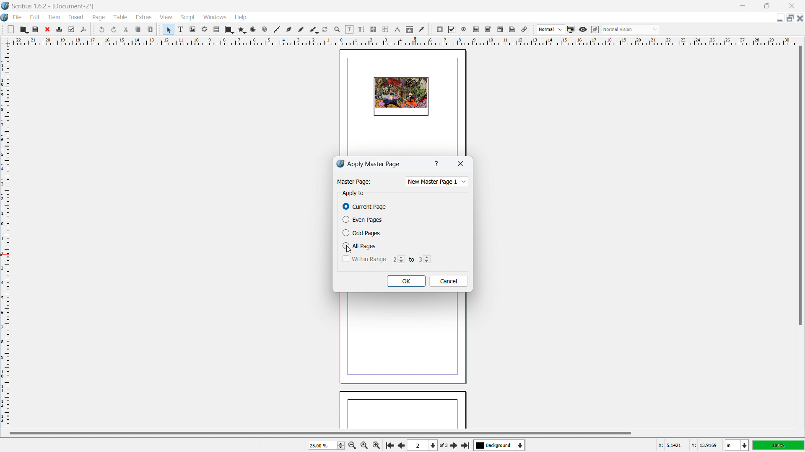 The height and width of the screenshot is (452, 805). What do you see at coordinates (169, 30) in the screenshot?
I see `select item` at bounding box center [169, 30].